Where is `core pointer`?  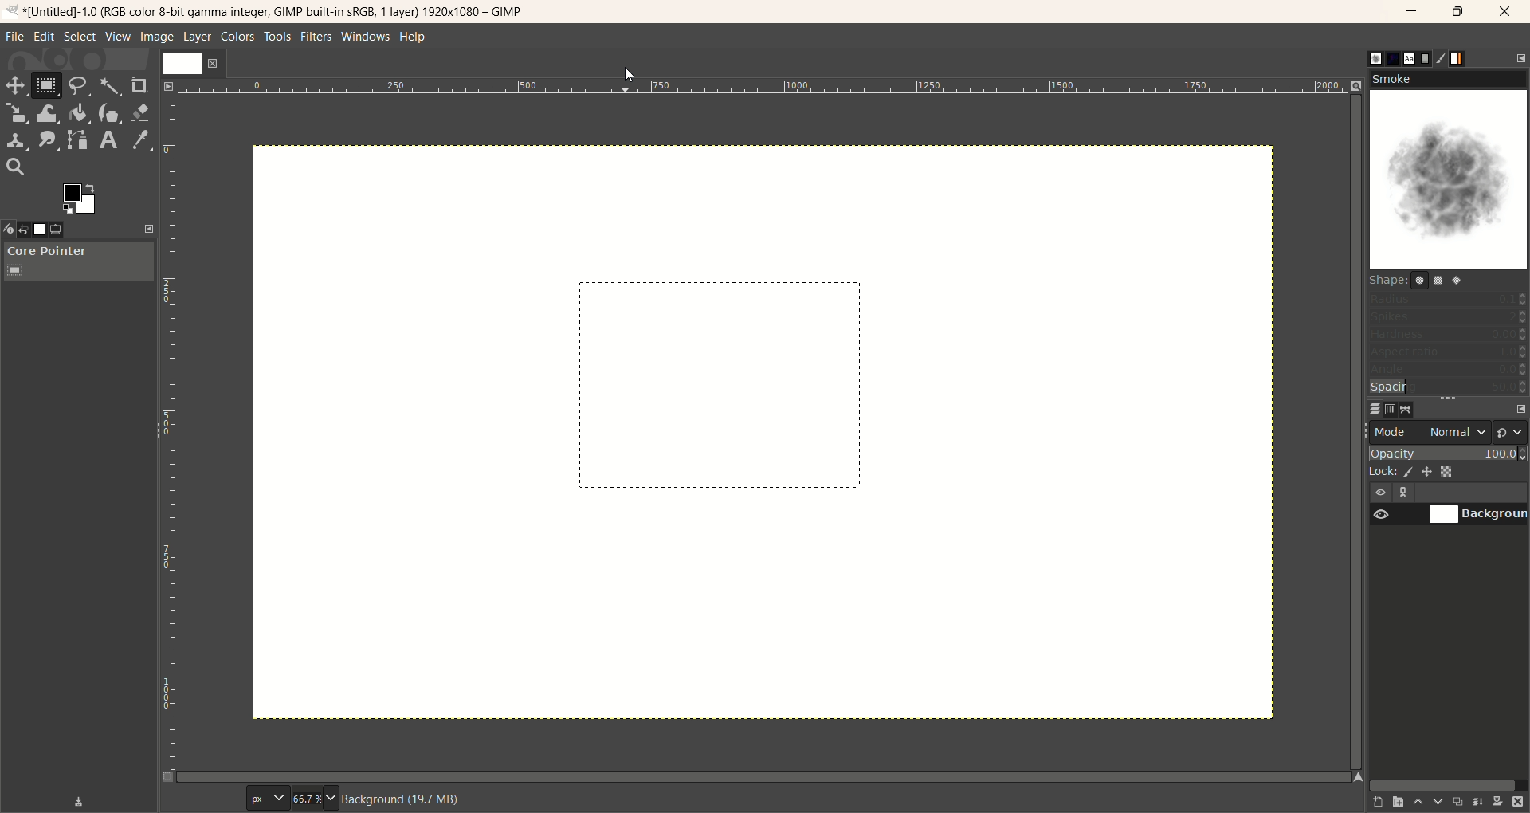 core pointer is located at coordinates (78, 264).